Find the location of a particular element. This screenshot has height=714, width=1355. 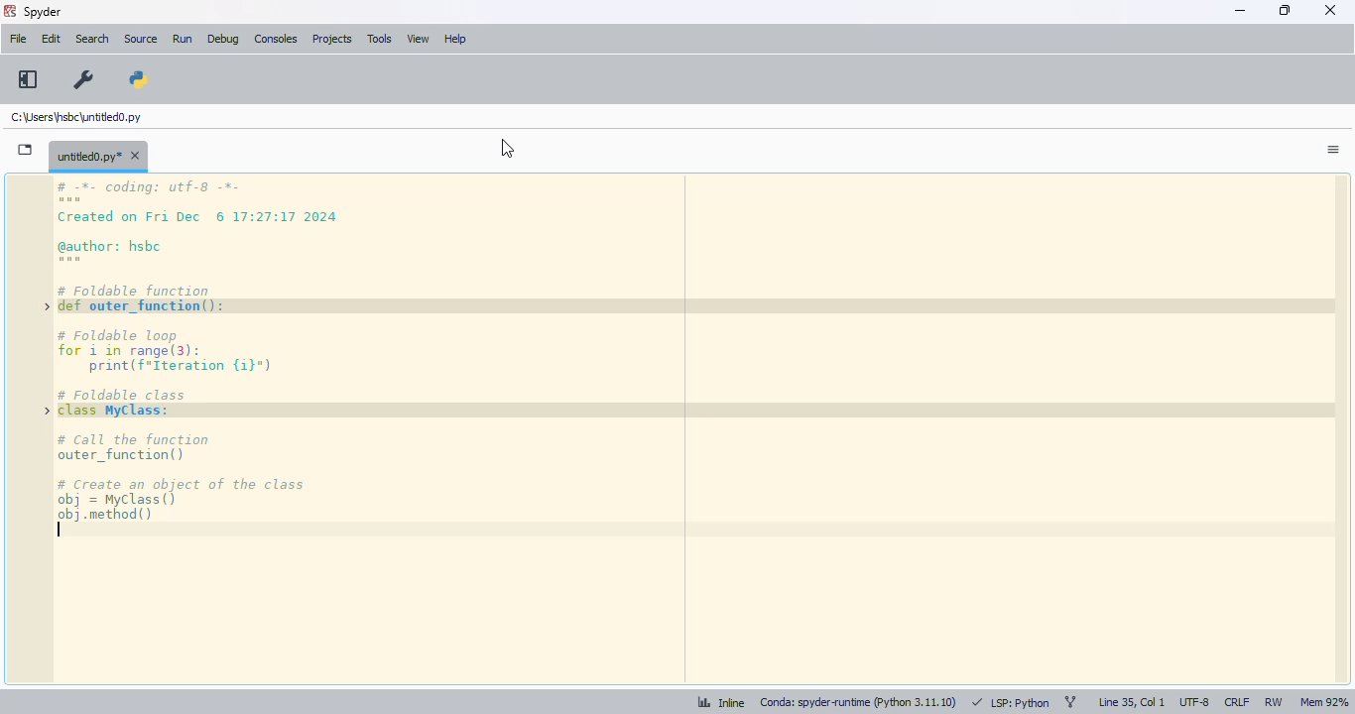

Line 35, col 1 is located at coordinates (1132, 703).